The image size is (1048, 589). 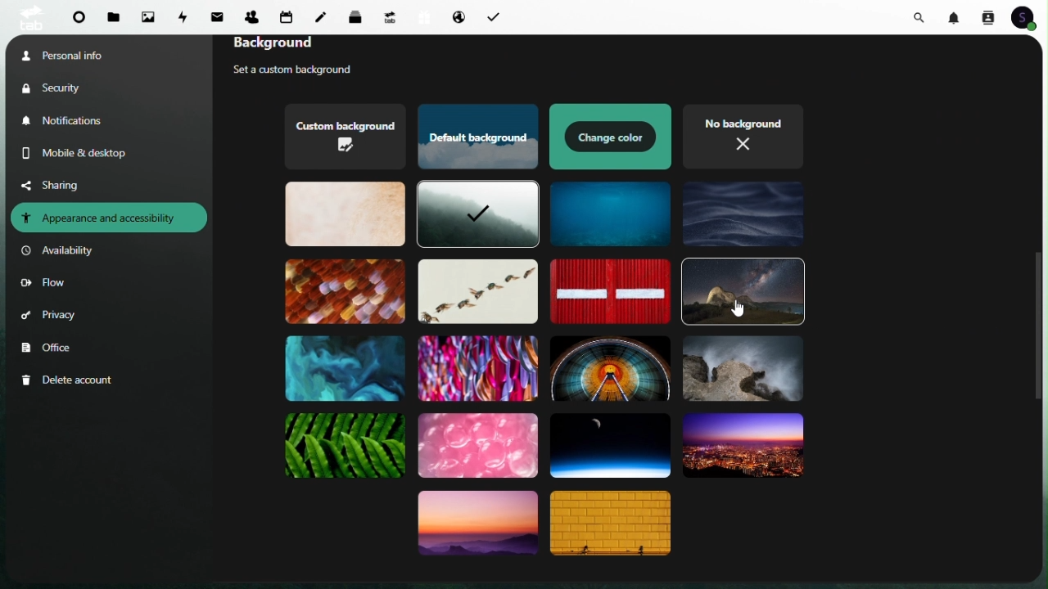 What do you see at coordinates (476, 291) in the screenshot?
I see `Themes` at bounding box center [476, 291].